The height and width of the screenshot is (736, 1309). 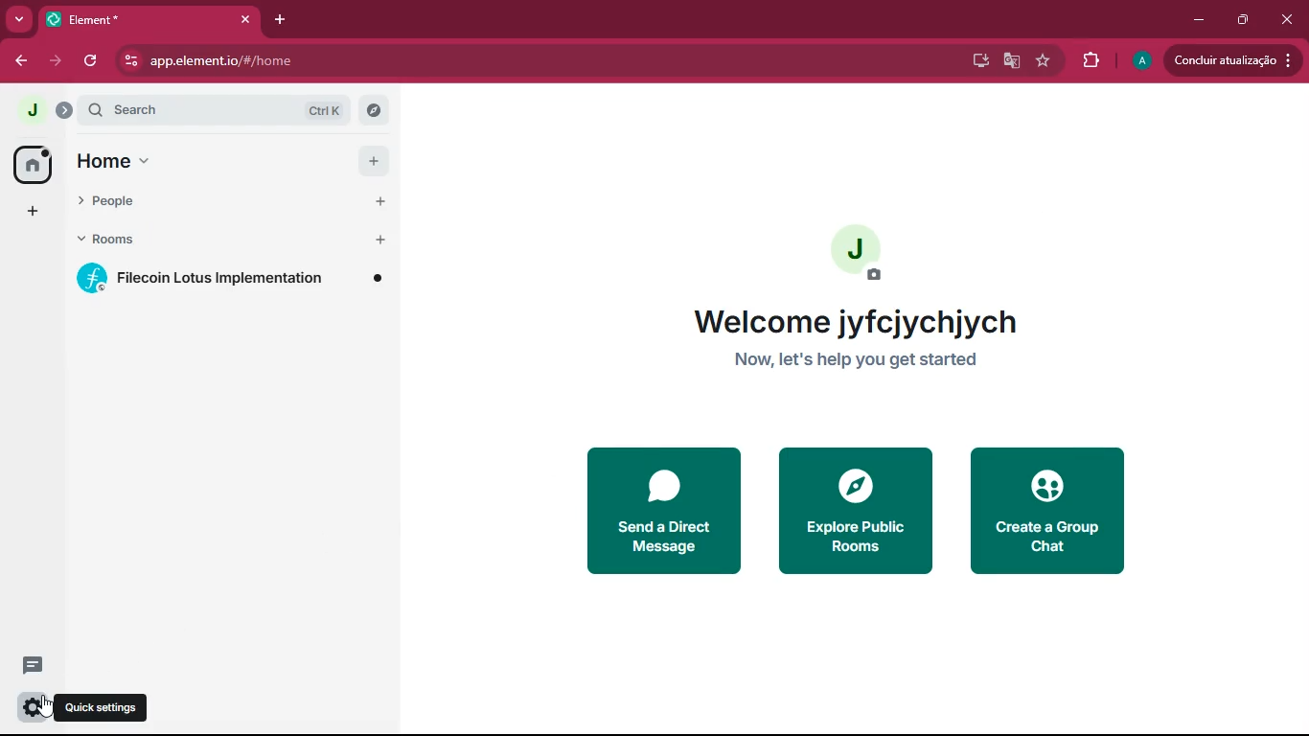 What do you see at coordinates (22, 61) in the screenshot?
I see `back` at bounding box center [22, 61].